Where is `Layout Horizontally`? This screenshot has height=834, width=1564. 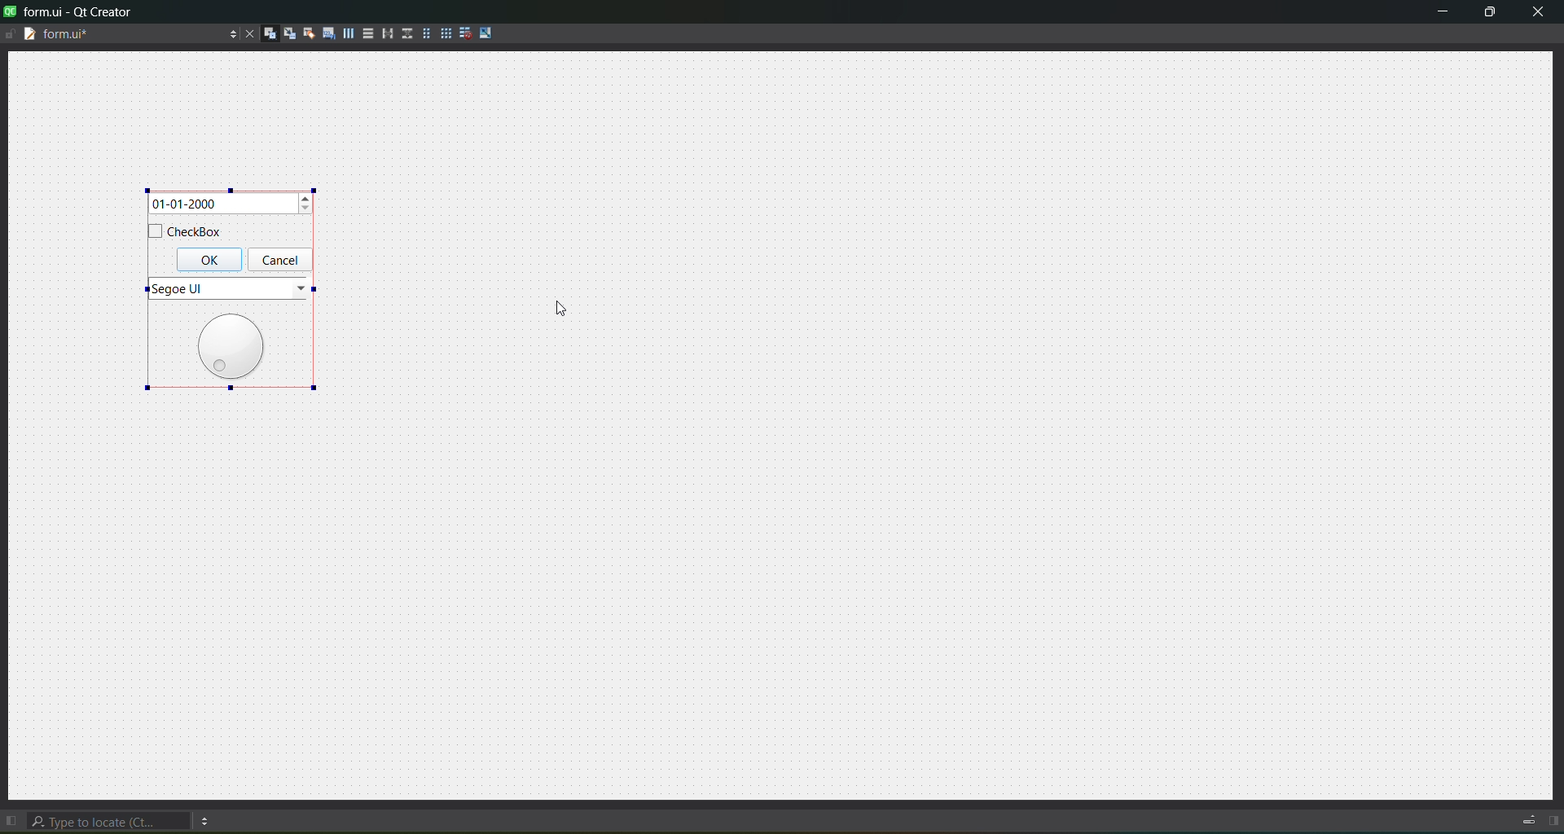
Layout Horizontally is located at coordinates (346, 32).